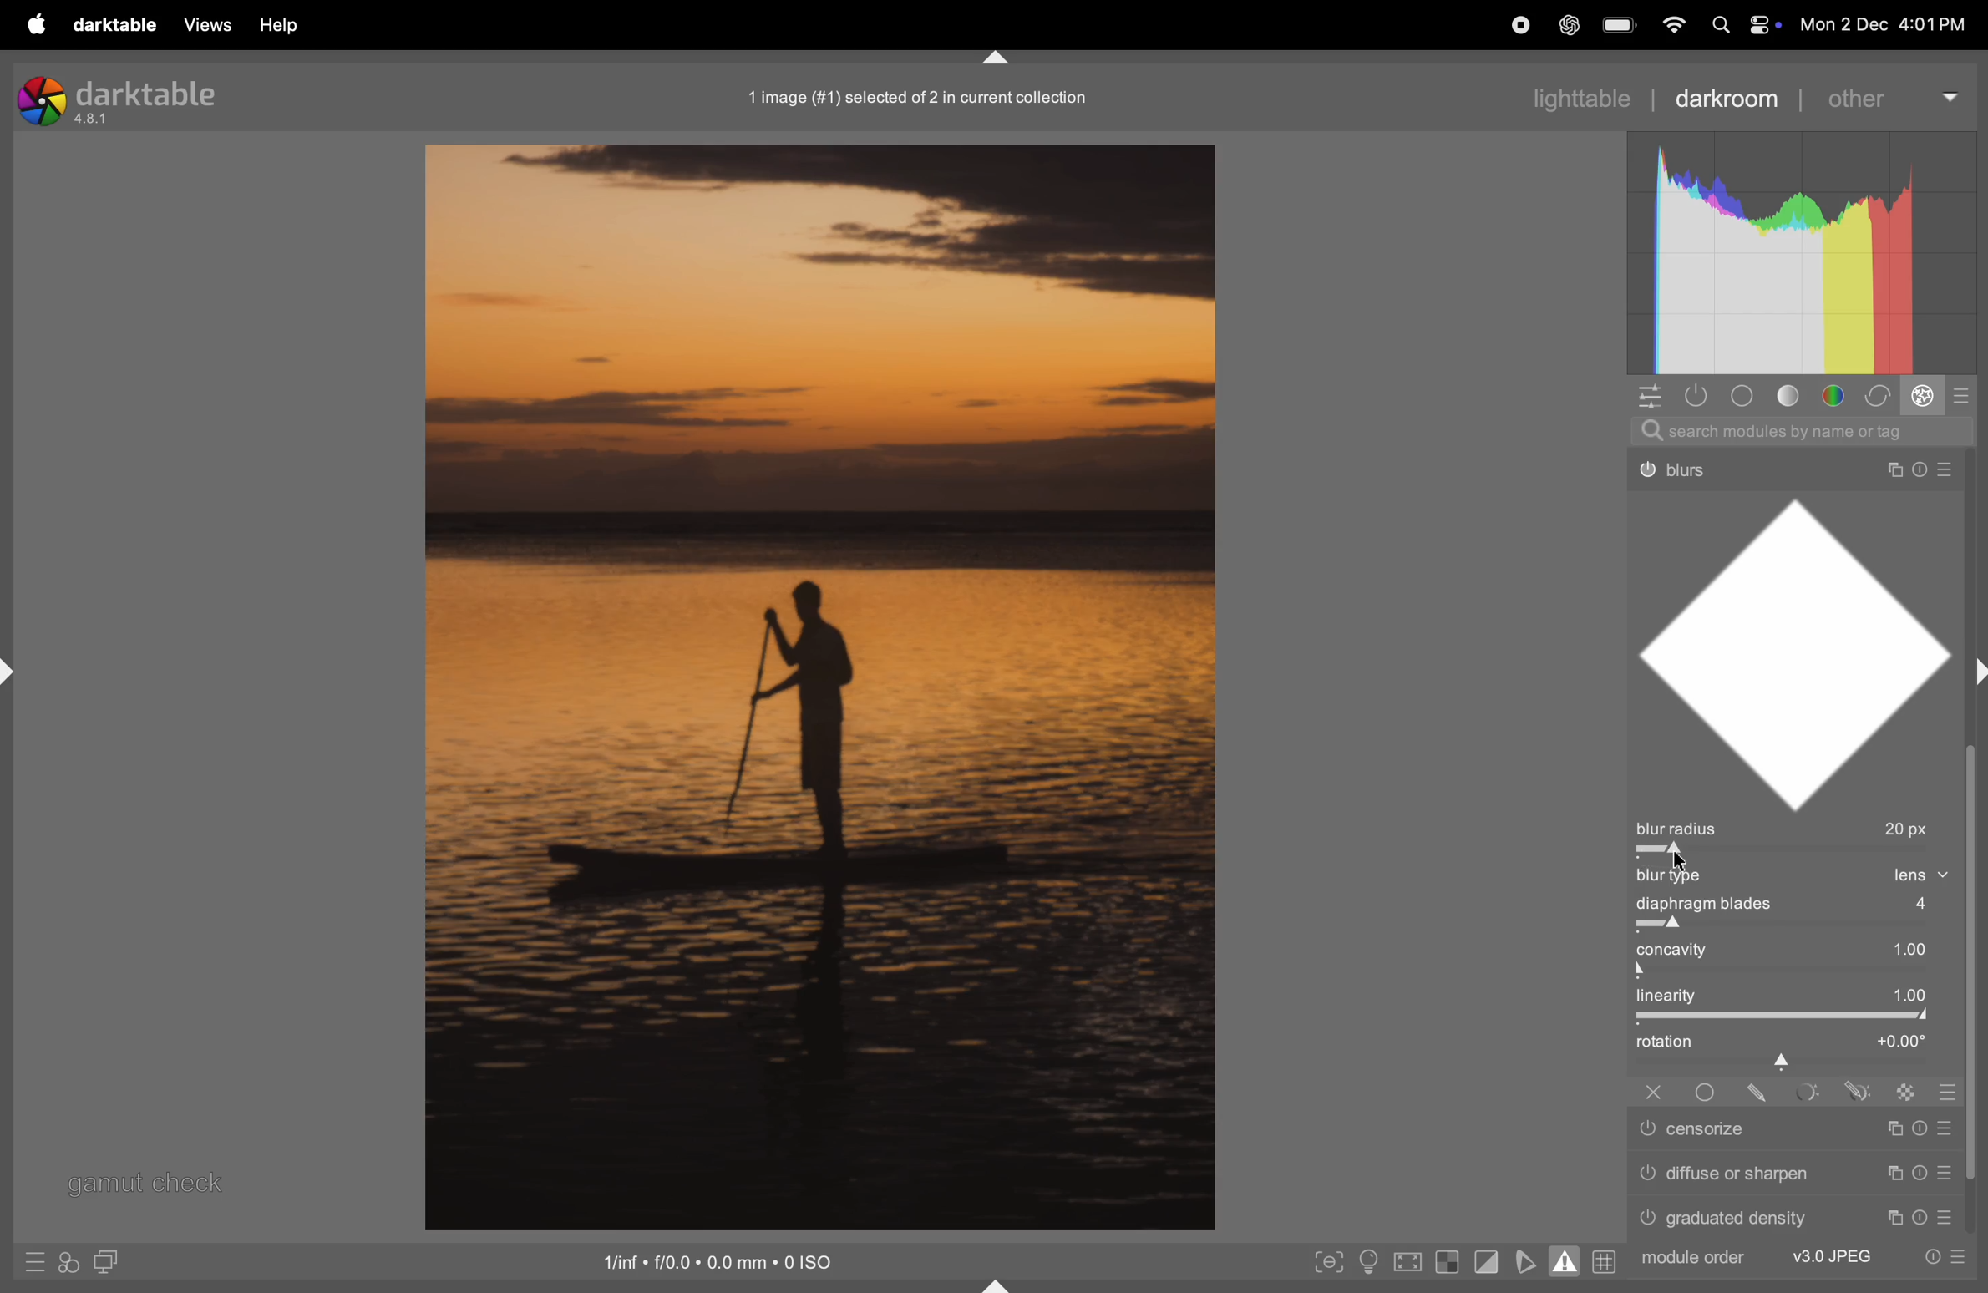 This screenshot has height=1293, width=1988. Describe the element at coordinates (1518, 25) in the screenshot. I see `record` at that location.